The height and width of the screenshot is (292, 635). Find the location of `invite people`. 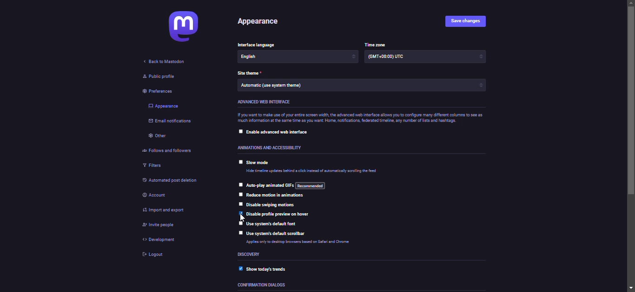

invite people is located at coordinates (162, 226).